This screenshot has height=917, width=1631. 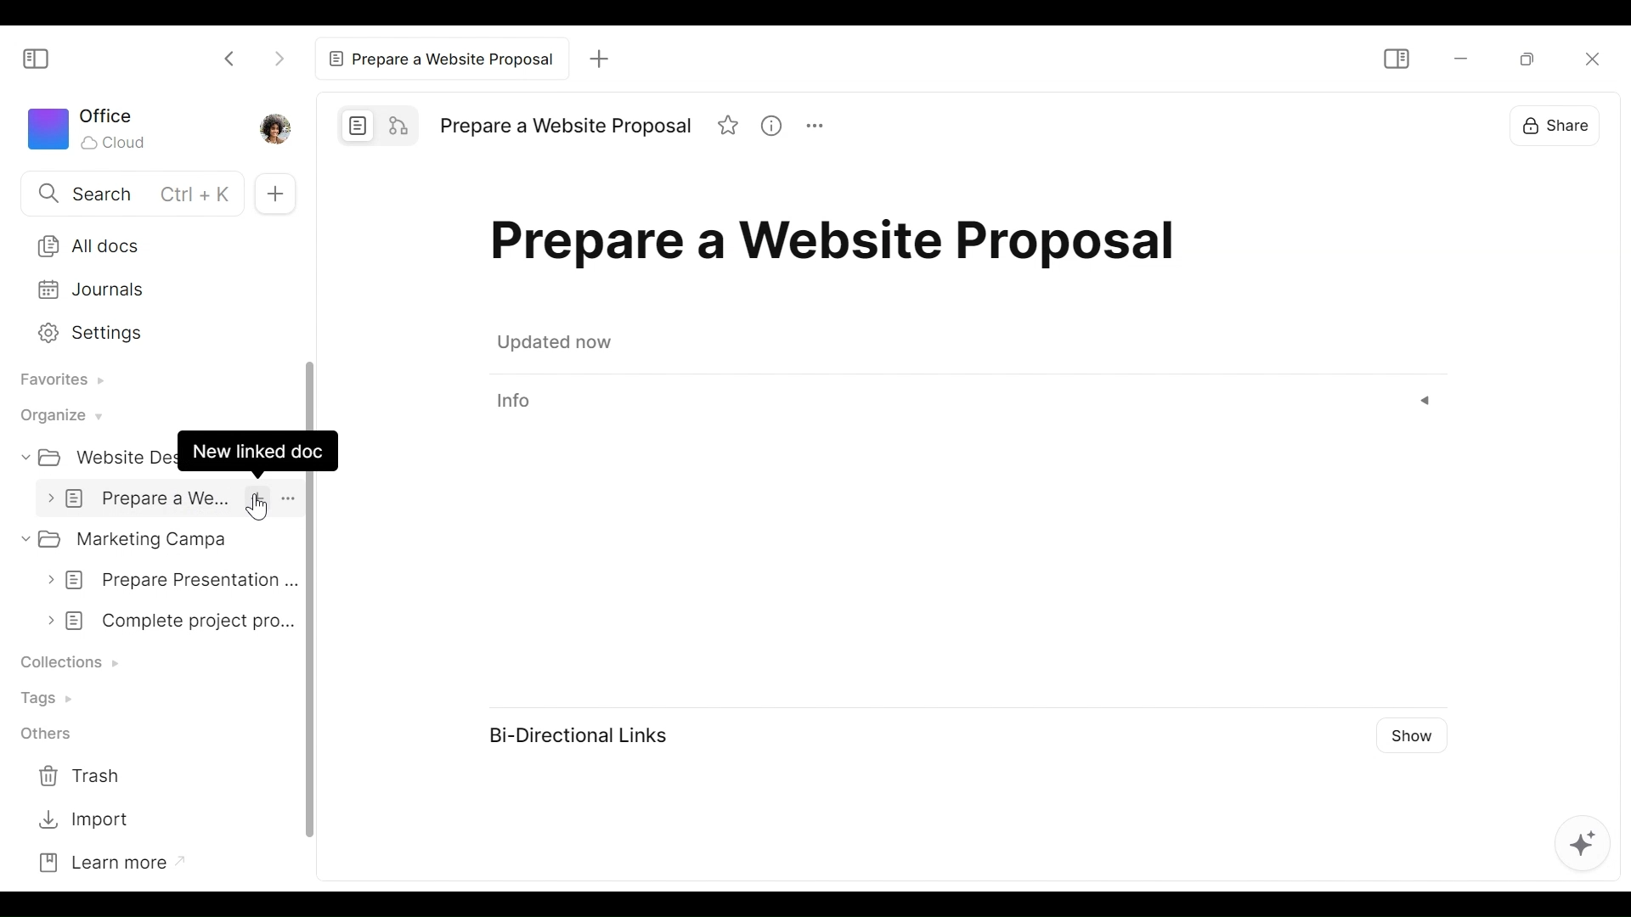 What do you see at coordinates (554, 342) in the screenshot?
I see `Updated now` at bounding box center [554, 342].